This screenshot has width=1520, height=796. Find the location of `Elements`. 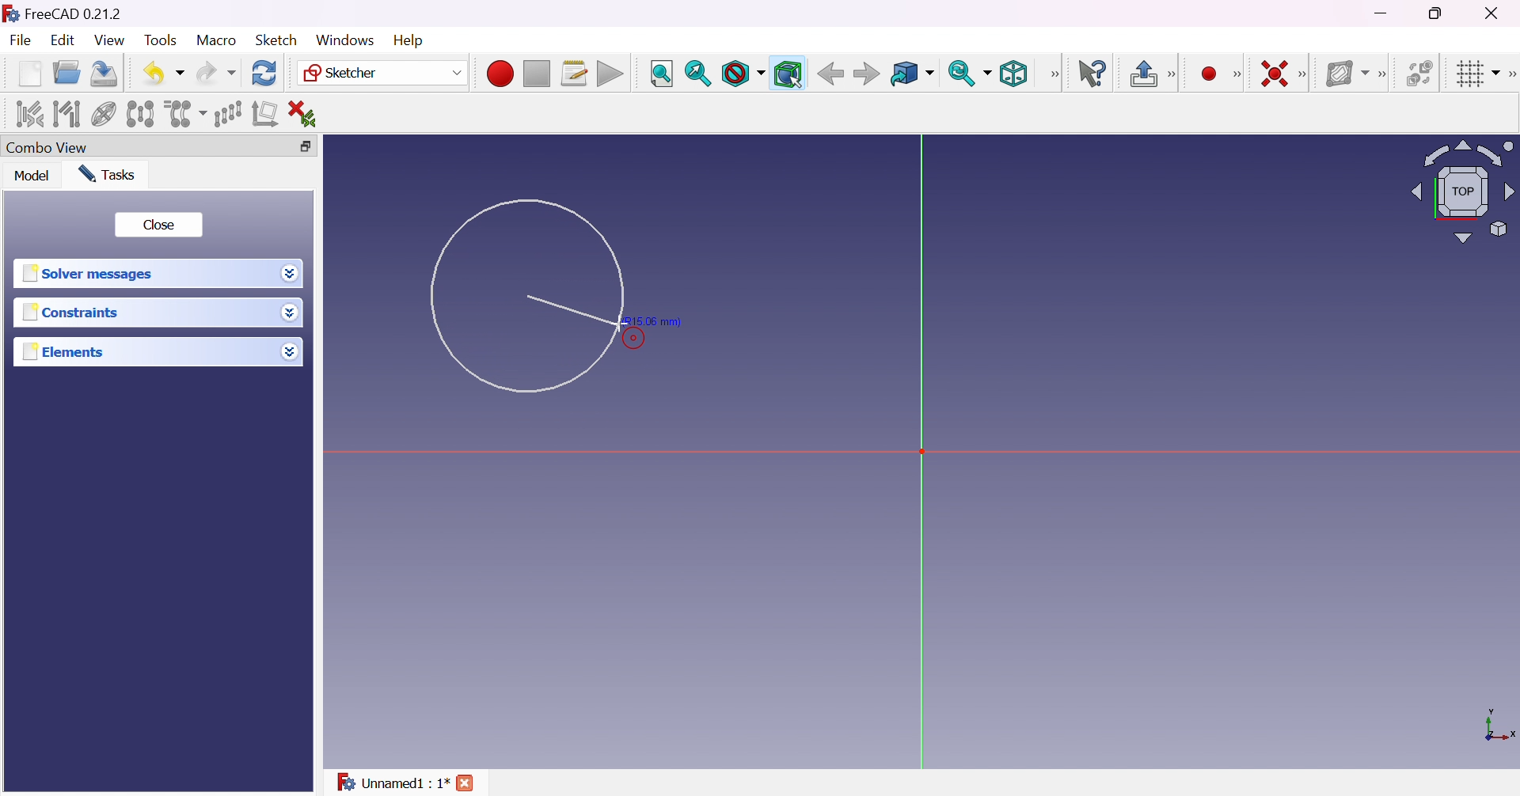

Elements is located at coordinates (65, 352).